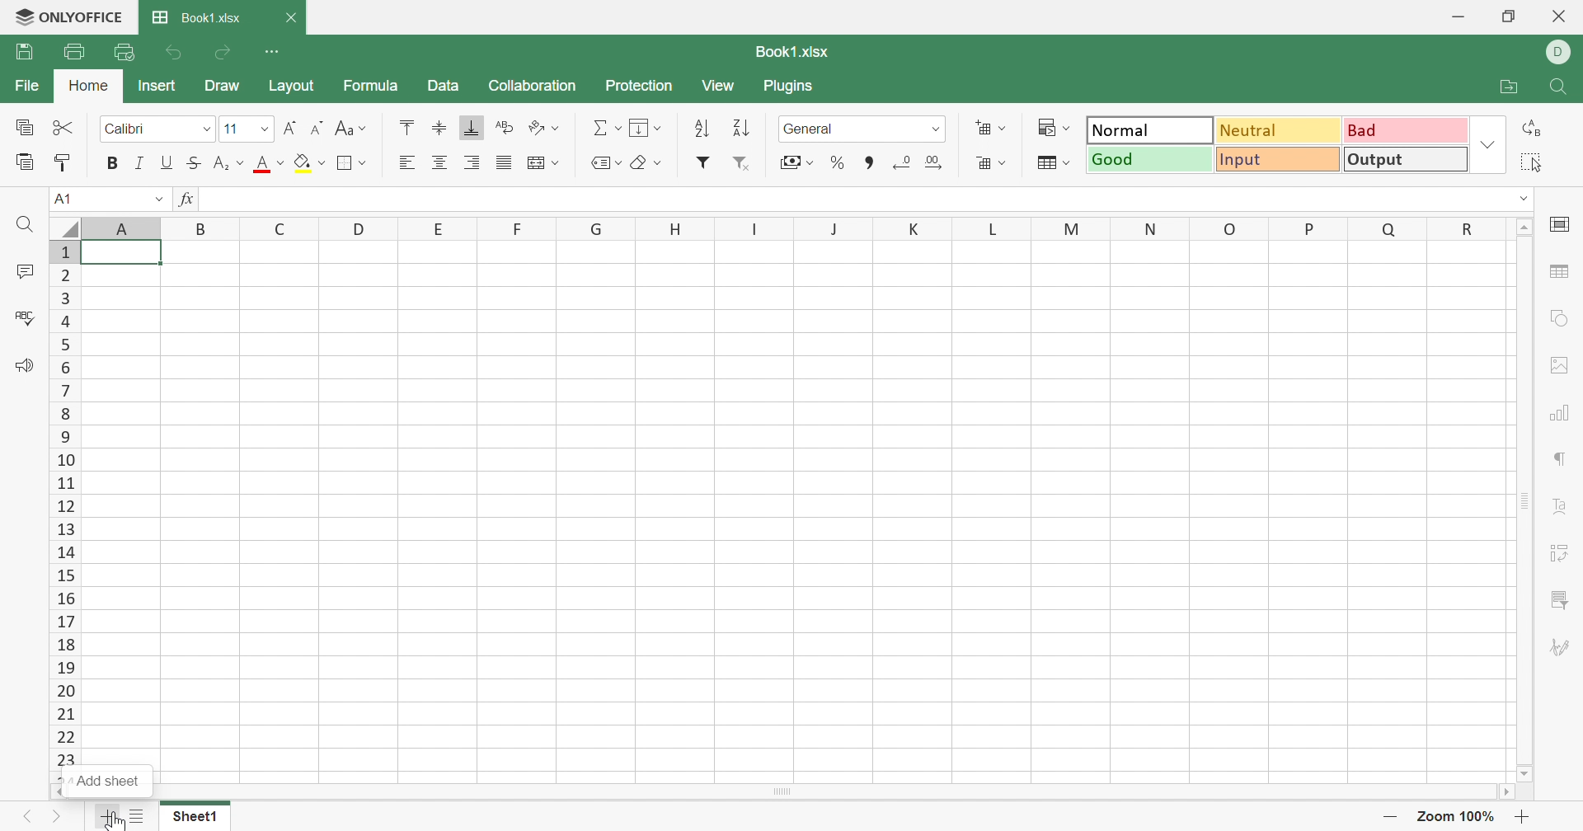 The height and width of the screenshot is (831, 1583). Describe the element at coordinates (1563, 86) in the screenshot. I see `Find` at that location.